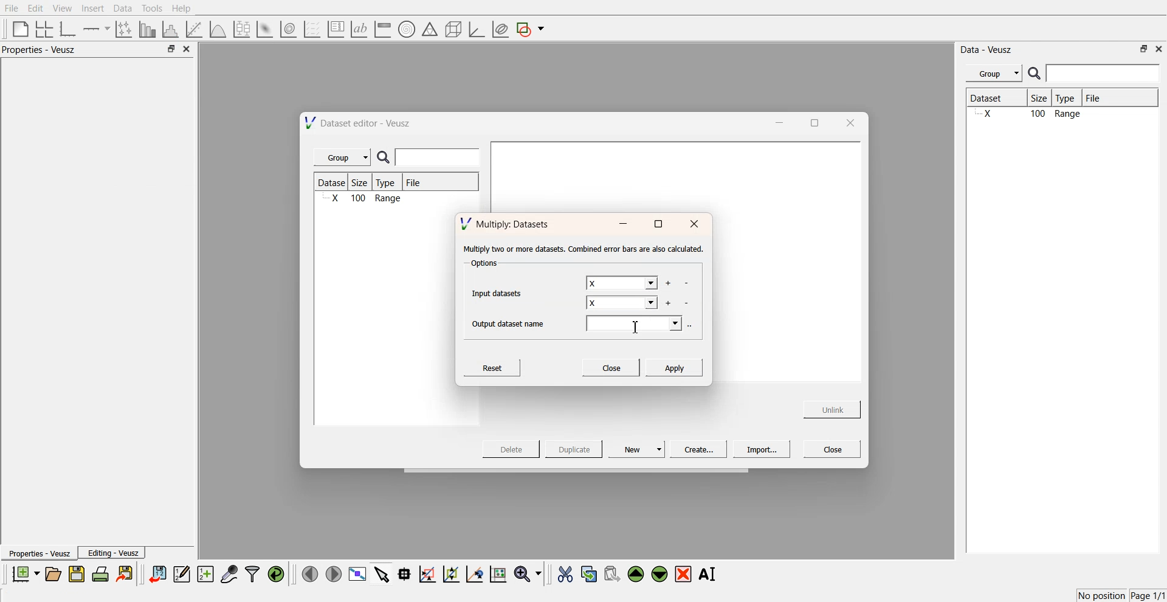  Describe the element at coordinates (97, 29) in the screenshot. I see `add an axis` at that location.